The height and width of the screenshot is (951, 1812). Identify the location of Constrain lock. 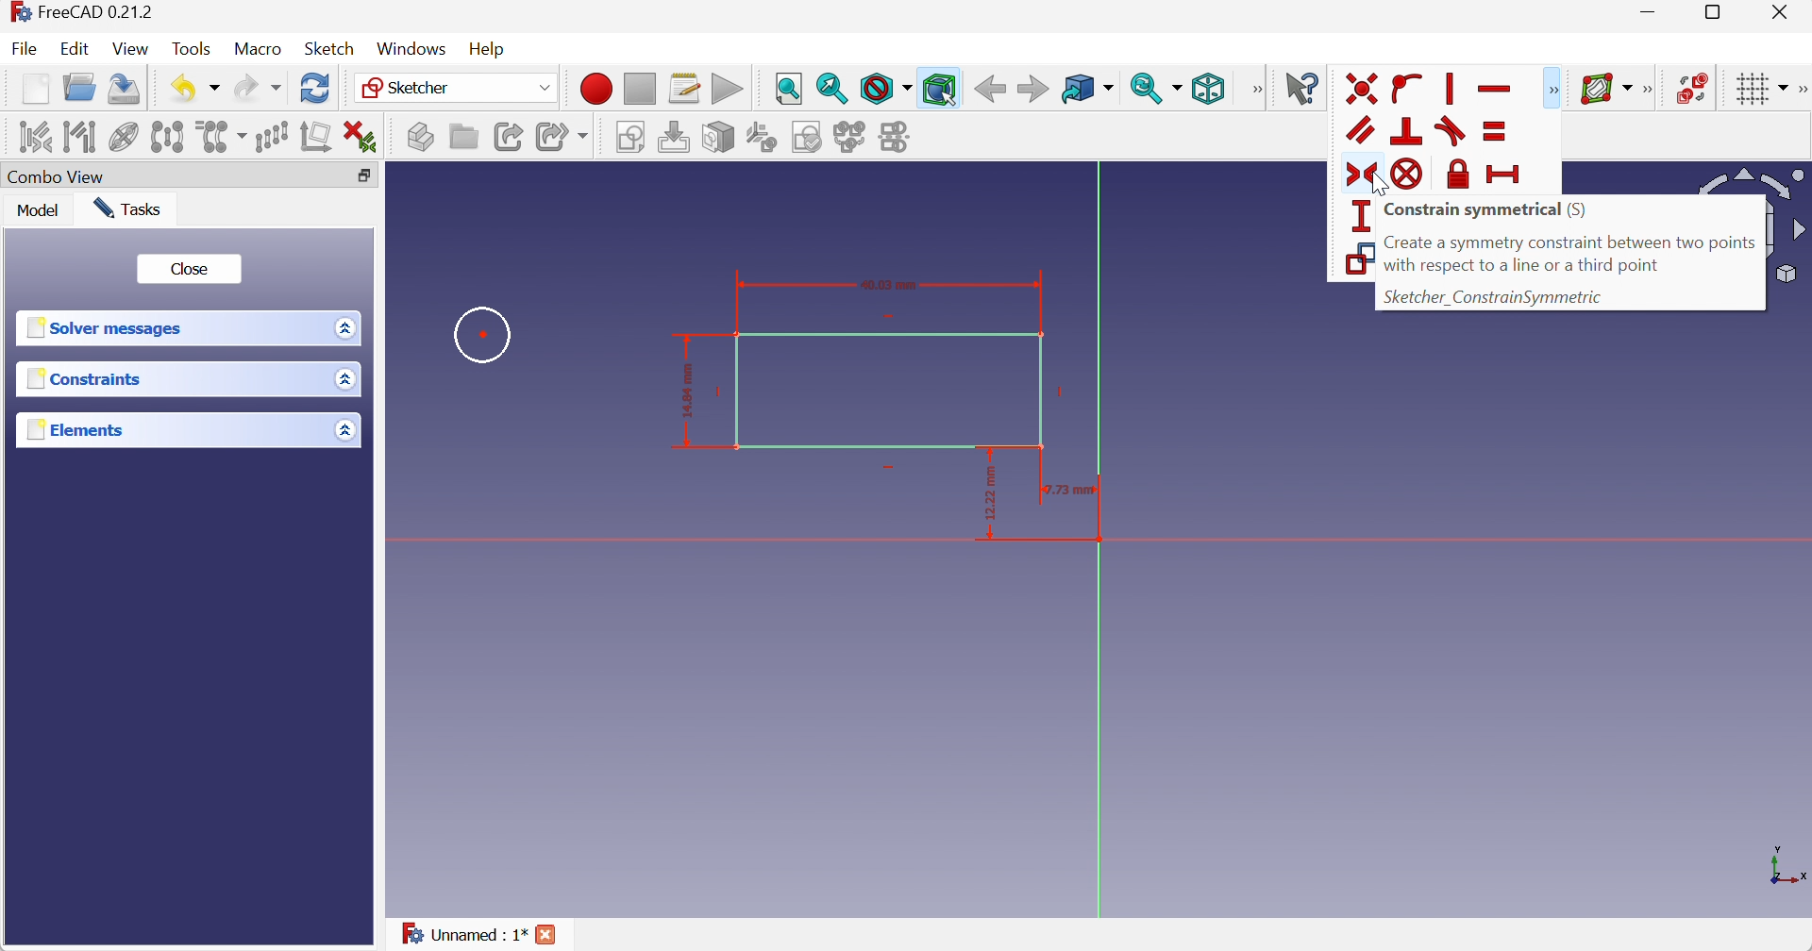
(1454, 174).